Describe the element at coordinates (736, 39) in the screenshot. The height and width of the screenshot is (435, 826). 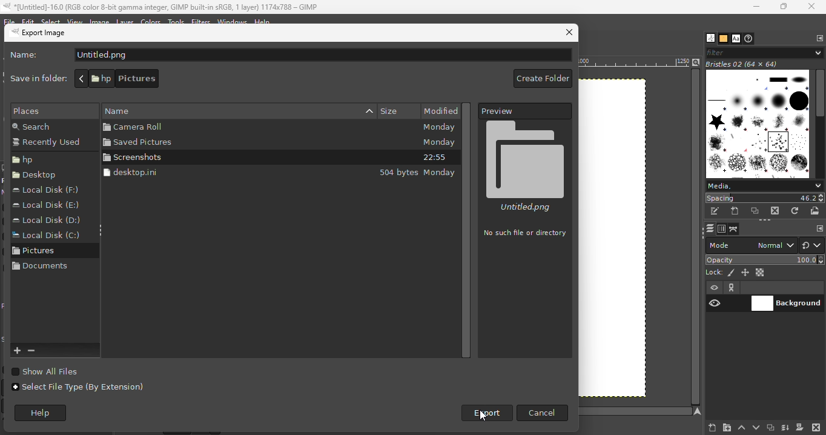
I see `Fonts` at that location.